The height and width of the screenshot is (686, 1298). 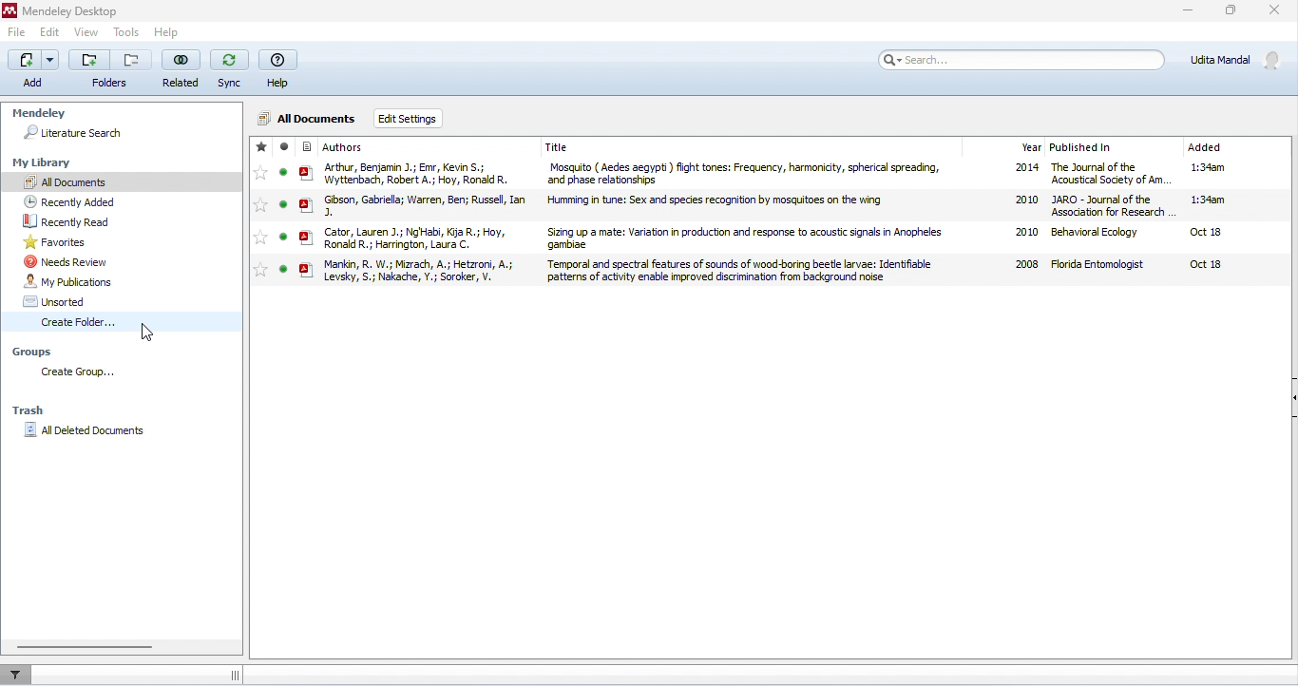 What do you see at coordinates (415, 173) in the screenshot?
I see `Arthur, Benjamin J. Emr, Kevin S. Wyttenbach, Robert A. Hoy, Ronald R.` at bounding box center [415, 173].